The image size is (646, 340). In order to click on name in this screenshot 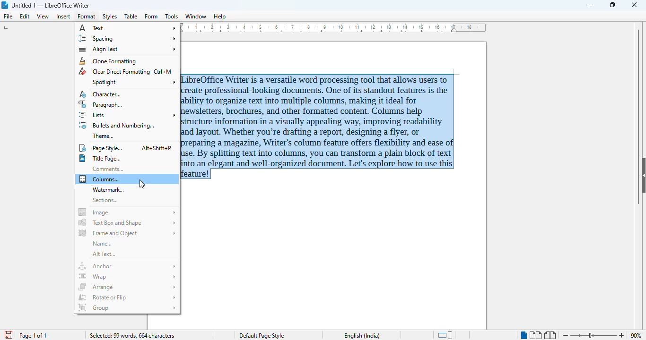, I will do `click(102, 244)`.